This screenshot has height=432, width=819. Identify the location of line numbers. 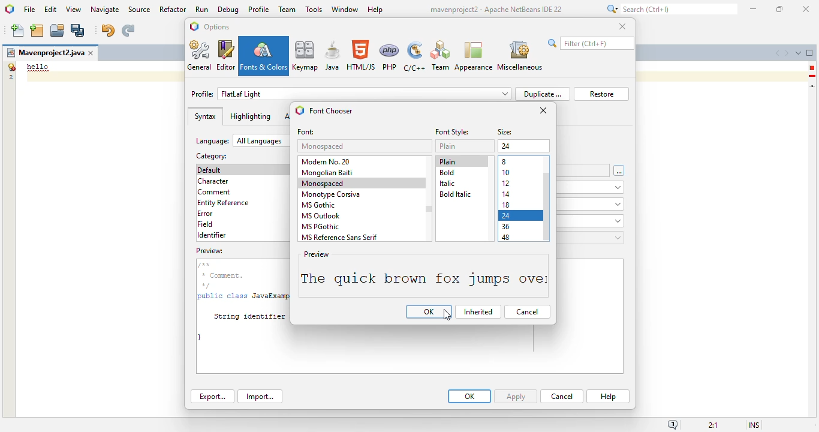
(10, 71).